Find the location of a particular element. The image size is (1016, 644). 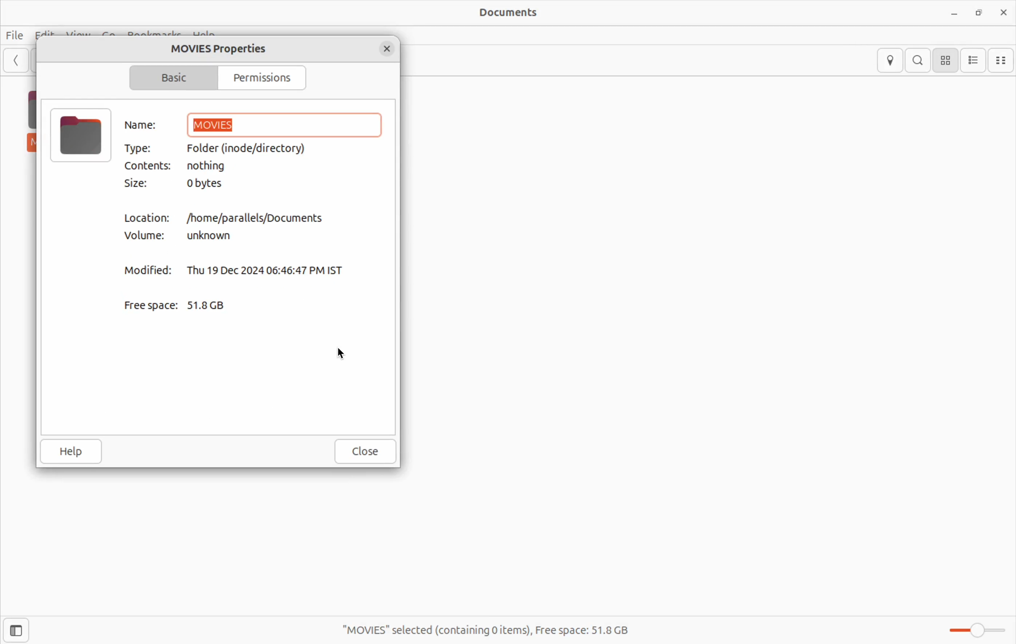

nothing is located at coordinates (217, 166).